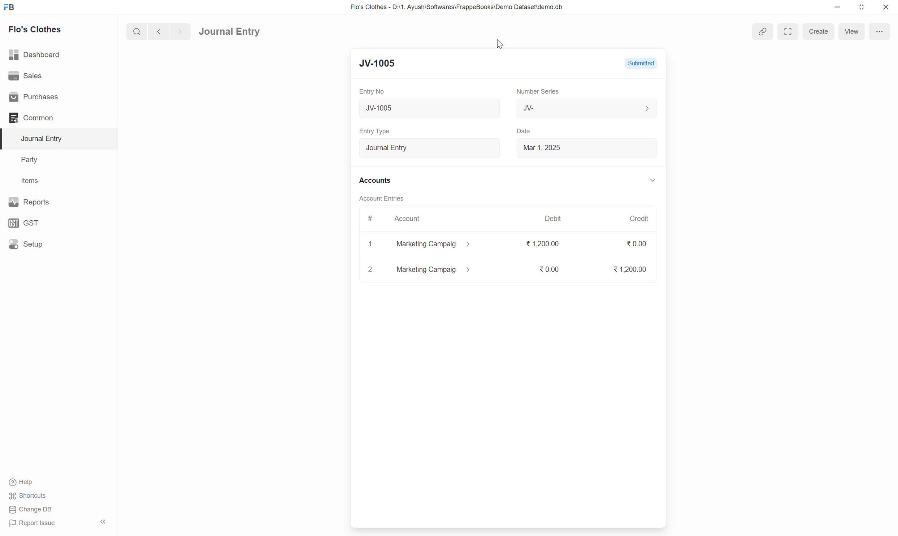  I want to click on Common, so click(32, 118).